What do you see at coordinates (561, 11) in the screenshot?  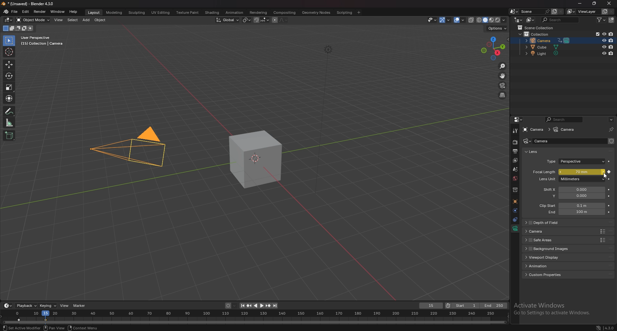 I see `delete scene` at bounding box center [561, 11].